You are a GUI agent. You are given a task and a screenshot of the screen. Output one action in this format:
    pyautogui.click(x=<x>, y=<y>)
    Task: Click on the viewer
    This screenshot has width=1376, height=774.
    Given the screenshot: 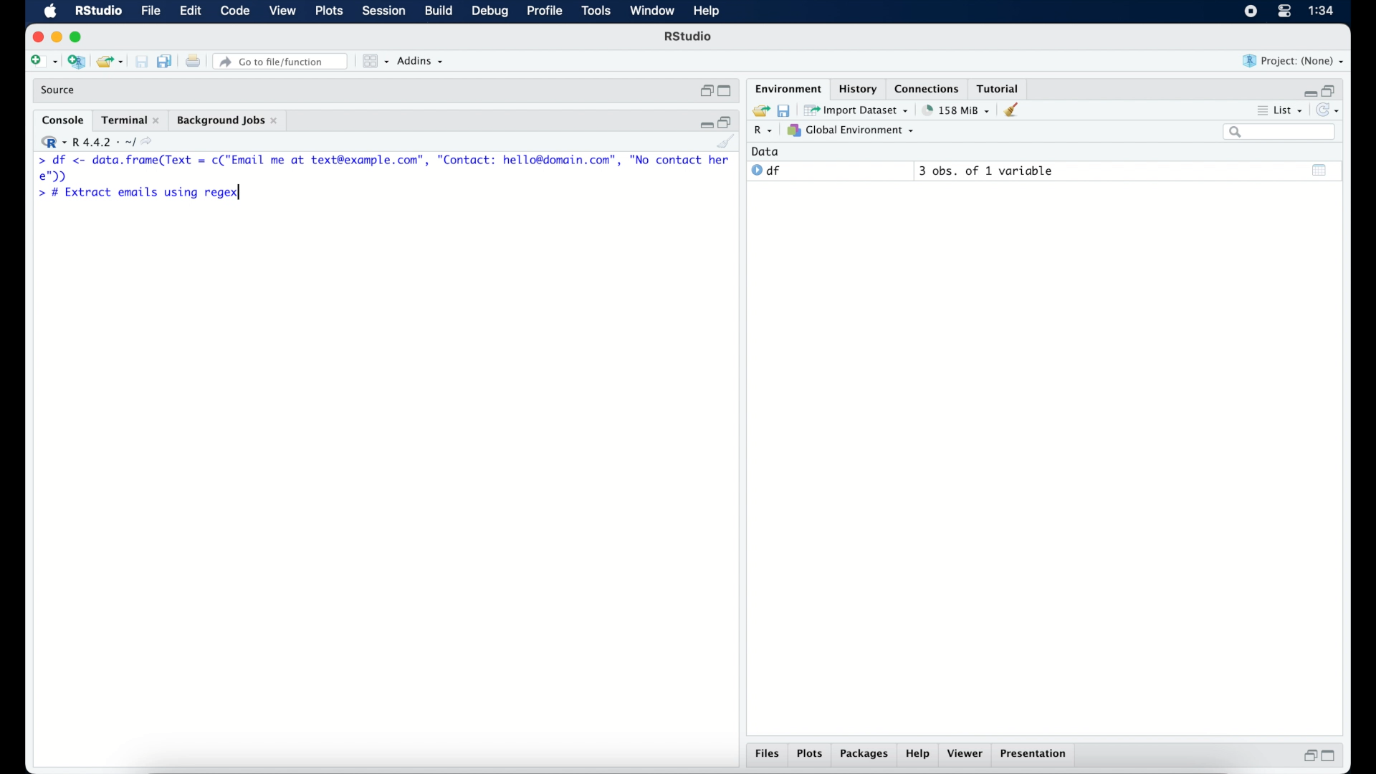 What is the action you would take?
    pyautogui.click(x=967, y=754)
    